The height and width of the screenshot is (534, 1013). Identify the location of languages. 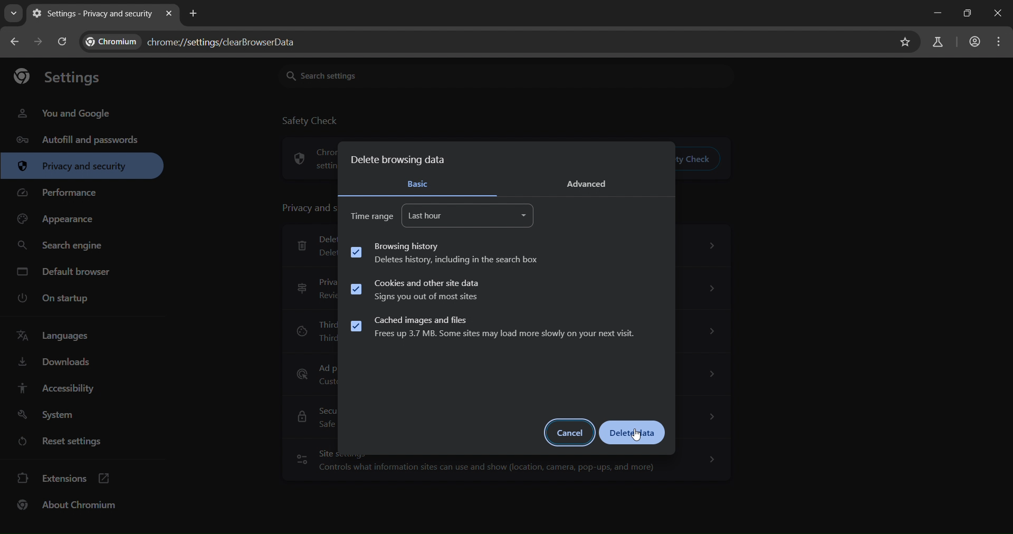
(61, 337).